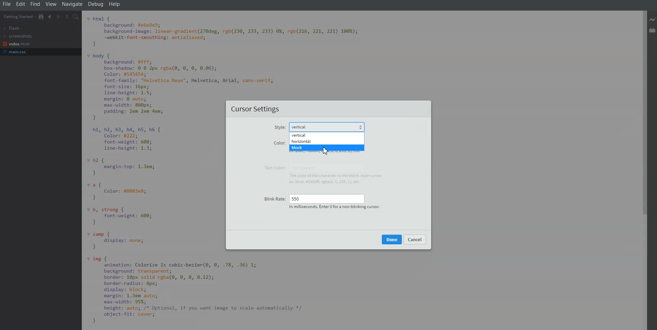 Image resolution: width=657 pixels, height=330 pixels. I want to click on Navigate Backwards, so click(50, 16).